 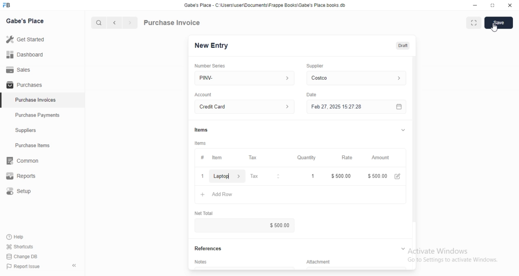 I want to click on Credit Card, so click(x=244, y=106).